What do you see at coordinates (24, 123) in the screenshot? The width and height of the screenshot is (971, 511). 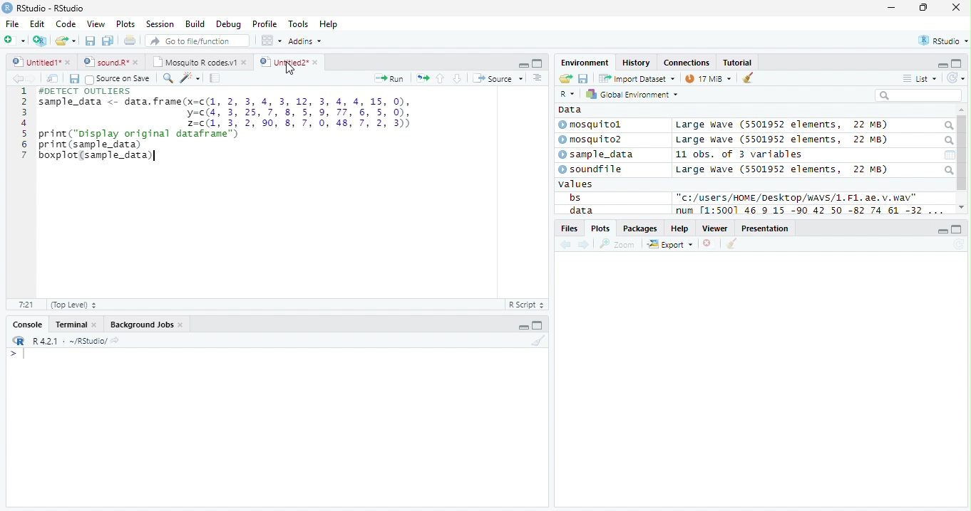 I see `Numbering line` at bounding box center [24, 123].